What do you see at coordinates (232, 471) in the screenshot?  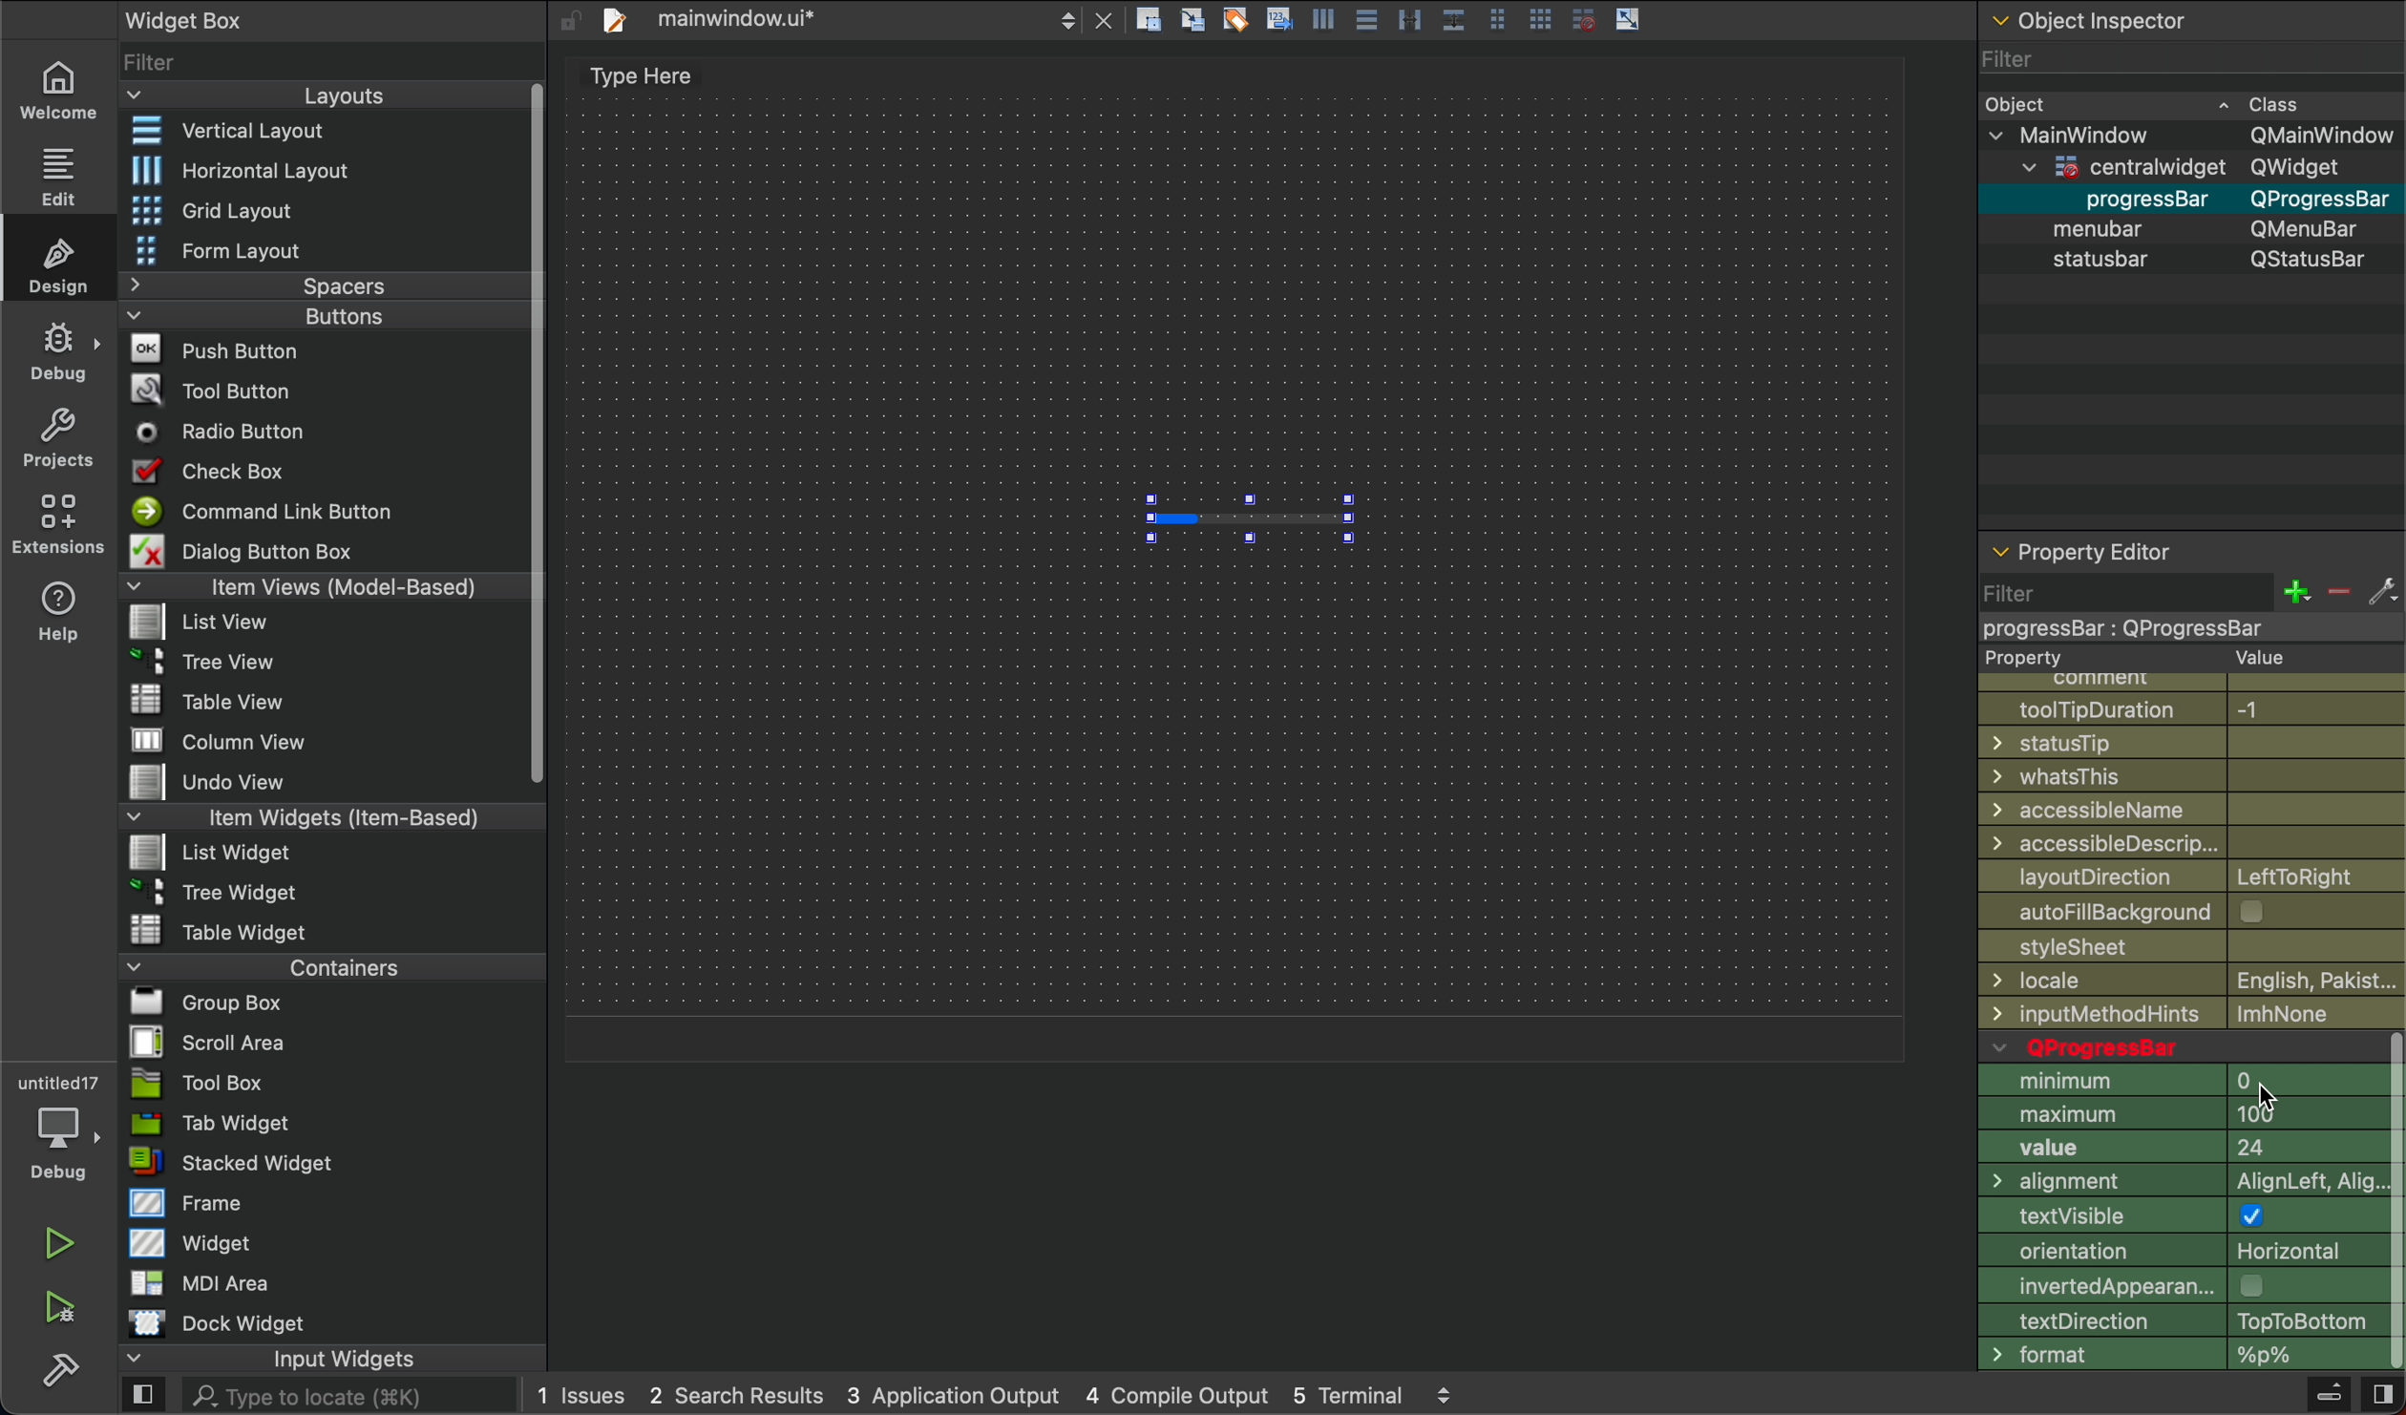 I see `Check Box` at bounding box center [232, 471].